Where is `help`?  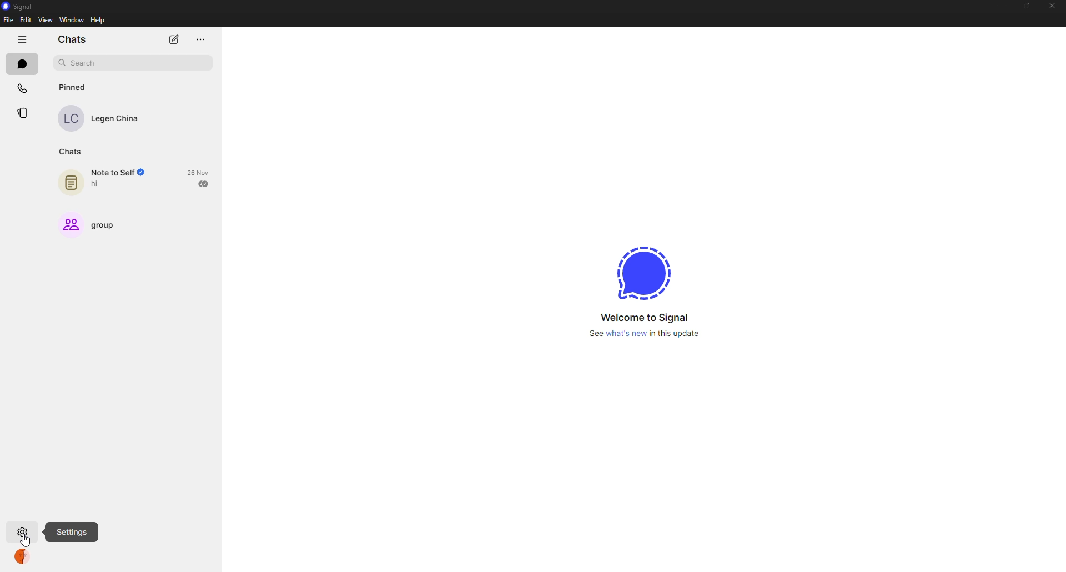 help is located at coordinates (99, 20).